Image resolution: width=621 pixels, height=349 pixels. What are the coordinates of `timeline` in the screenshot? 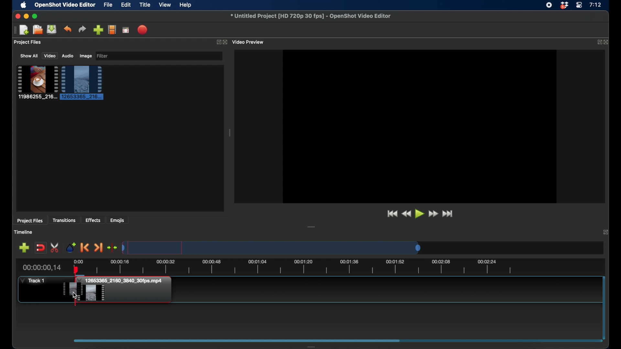 It's located at (23, 232).